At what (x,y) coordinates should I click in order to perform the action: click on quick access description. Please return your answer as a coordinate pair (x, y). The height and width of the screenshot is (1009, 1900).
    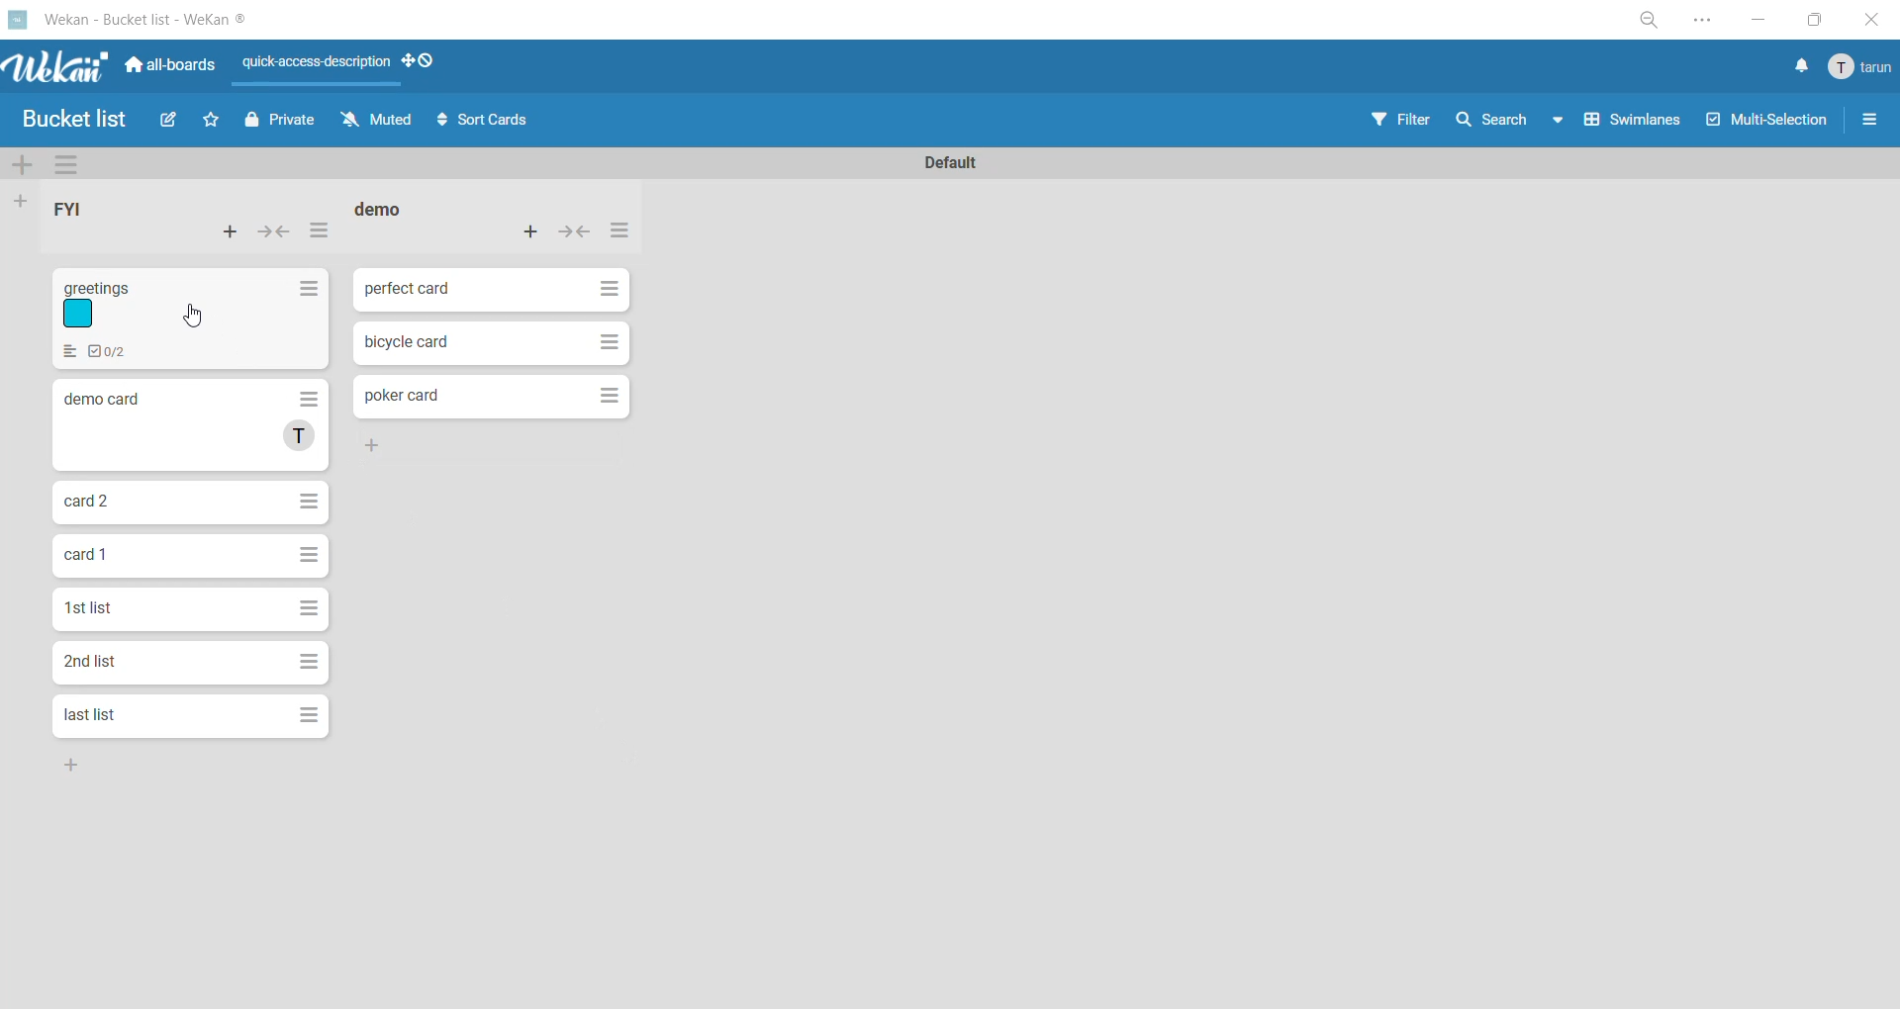
    Looking at the image, I should click on (320, 61).